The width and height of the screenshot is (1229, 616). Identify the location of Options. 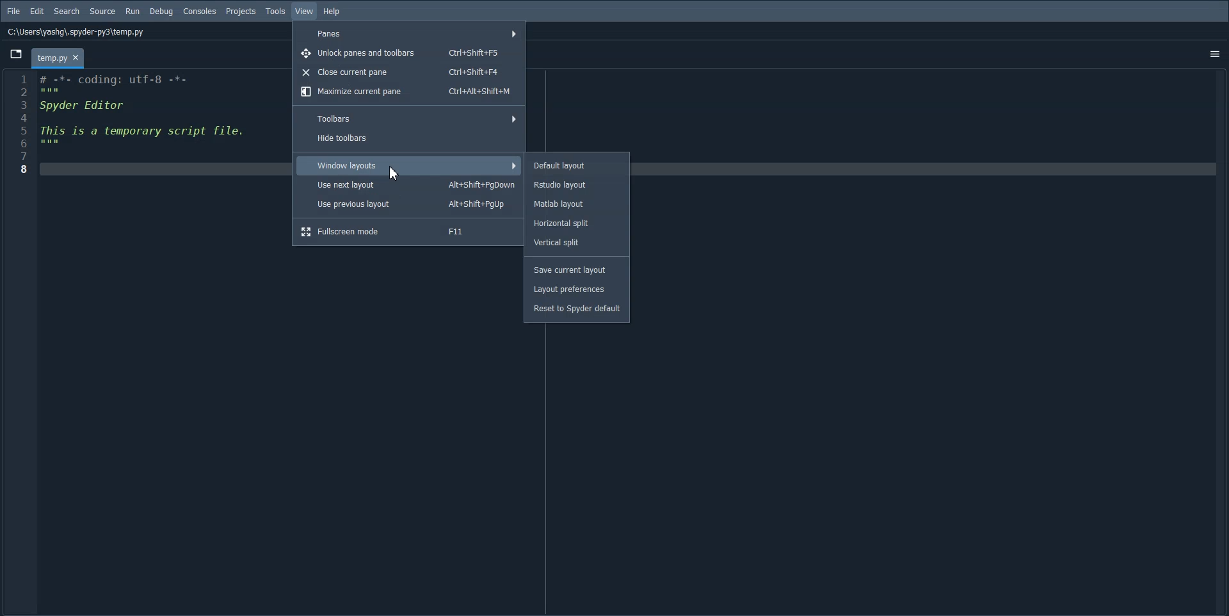
(1214, 54).